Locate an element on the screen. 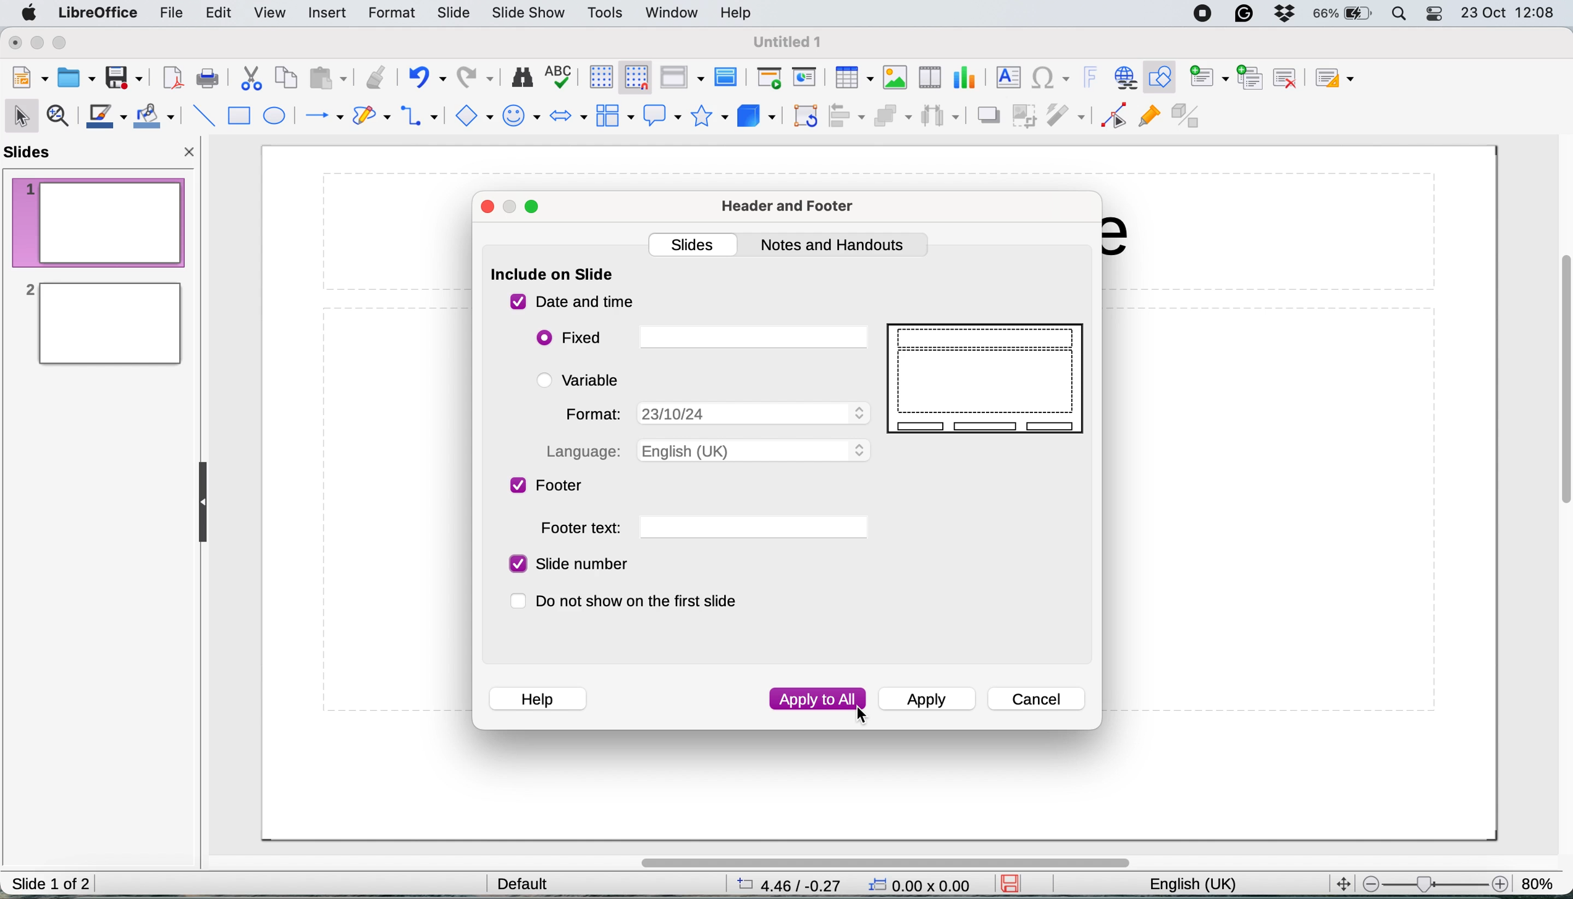 This screenshot has width=1573, height=899. view is located at coordinates (274, 12).